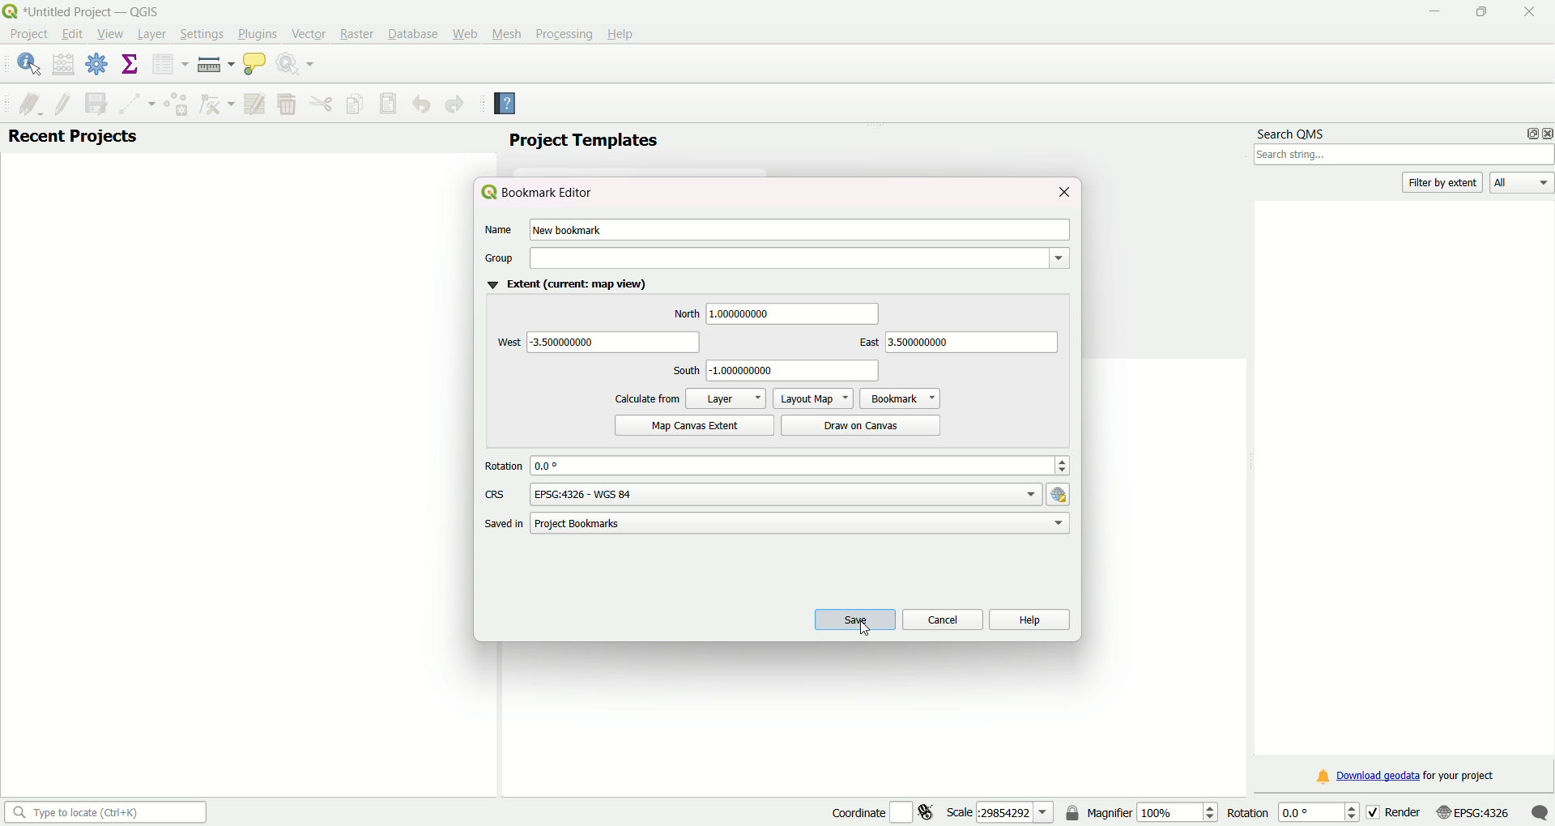 The width and height of the screenshot is (1555, 826). What do you see at coordinates (929, 811) in the screenshot?
I see `toggle extents` at bounding box center [929, 811].